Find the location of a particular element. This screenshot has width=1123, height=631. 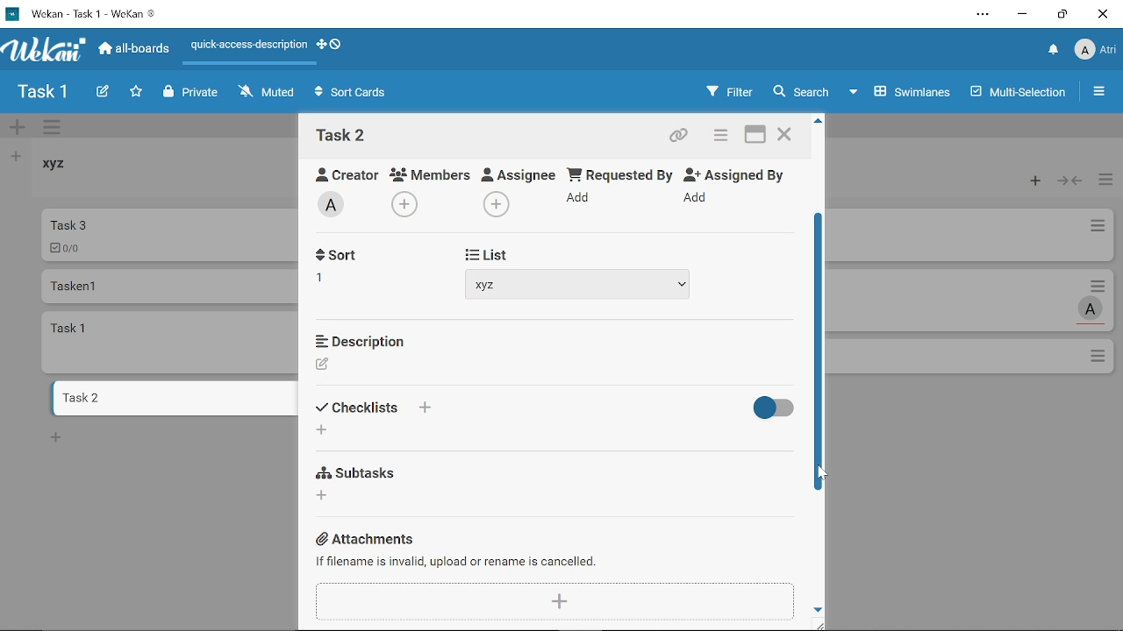

Add is located at coordinates (555, 602).